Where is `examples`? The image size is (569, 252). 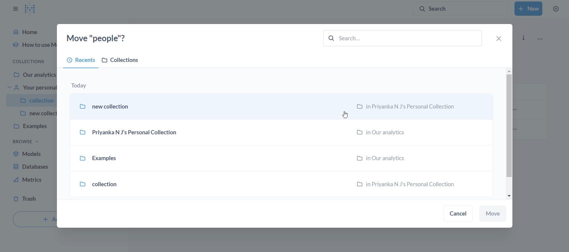
examples is located at coordinates (27, 126).